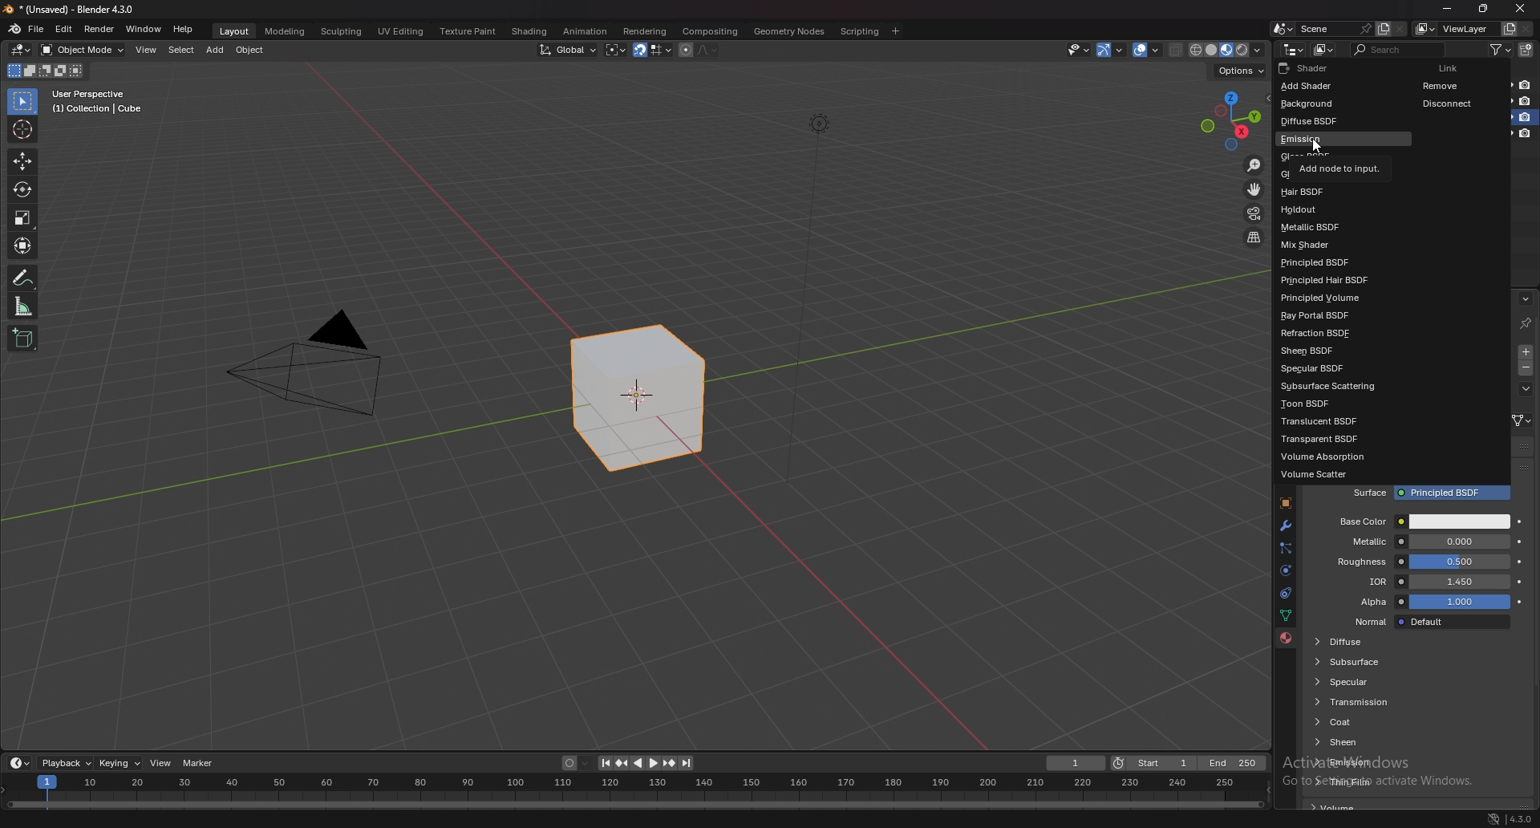 Image resolution: width=1540 pixels, height=828 pixels. Describe the element at coordinates (1346, 138) in the screenshot. I see `emission` at that location.